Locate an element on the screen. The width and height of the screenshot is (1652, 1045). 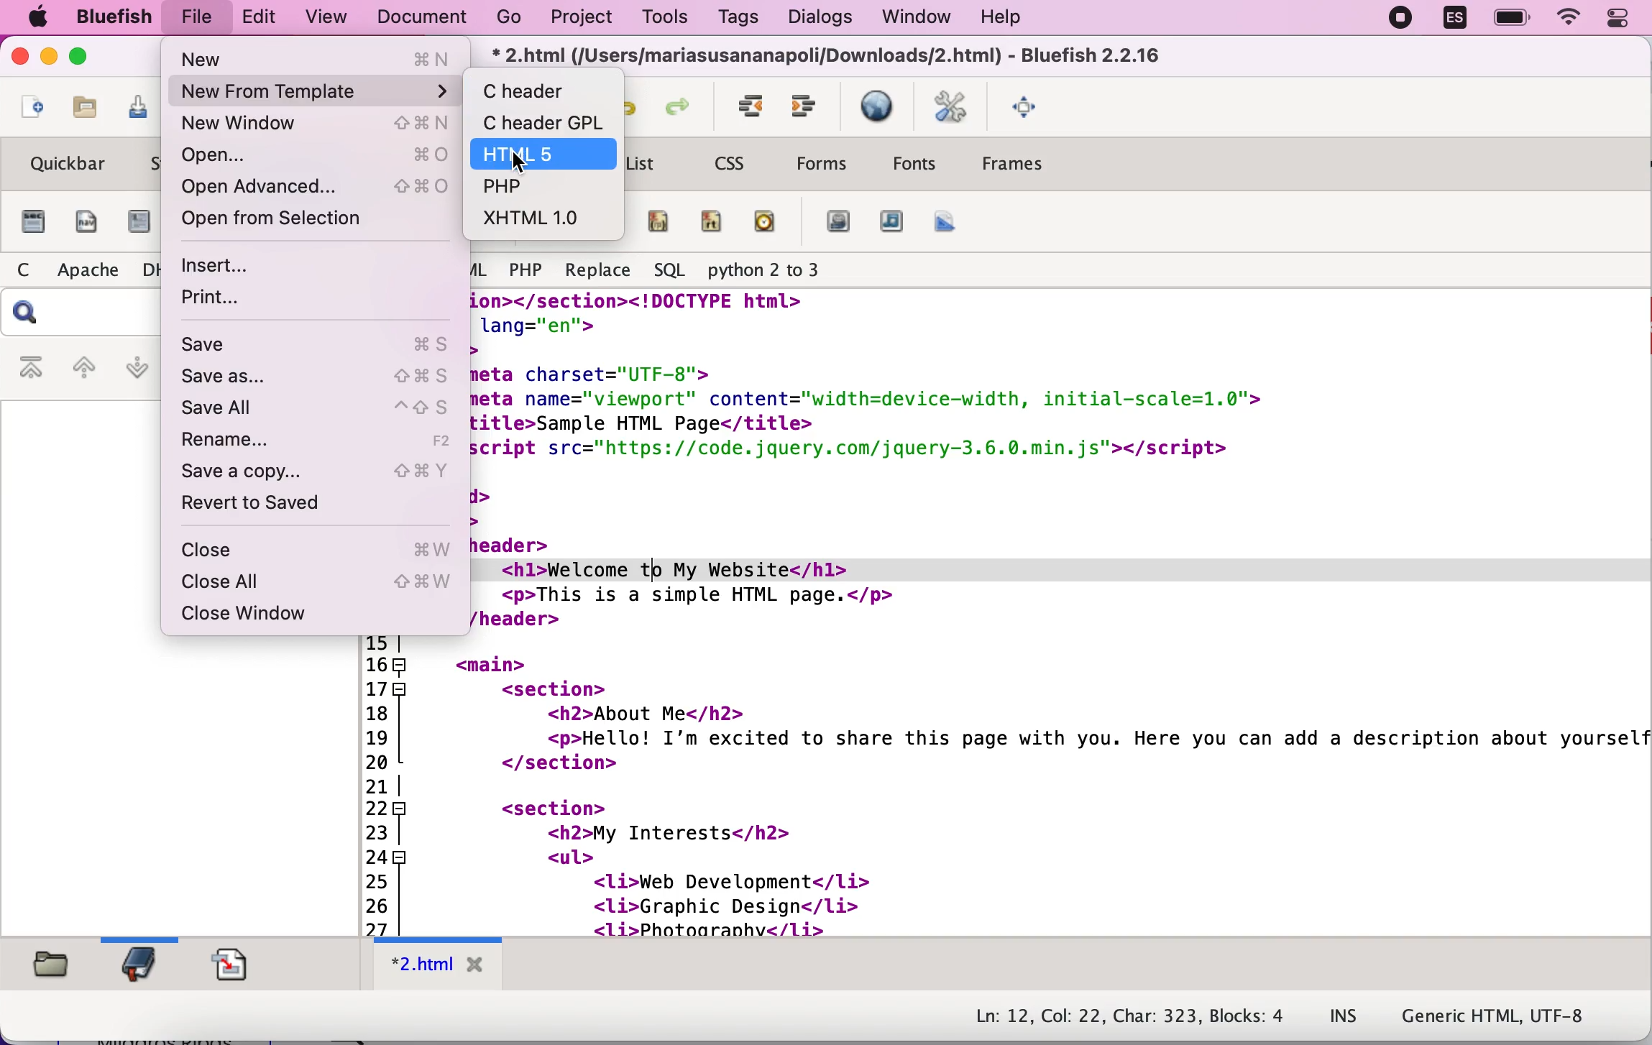
nav is located at coordinates (83, 222).